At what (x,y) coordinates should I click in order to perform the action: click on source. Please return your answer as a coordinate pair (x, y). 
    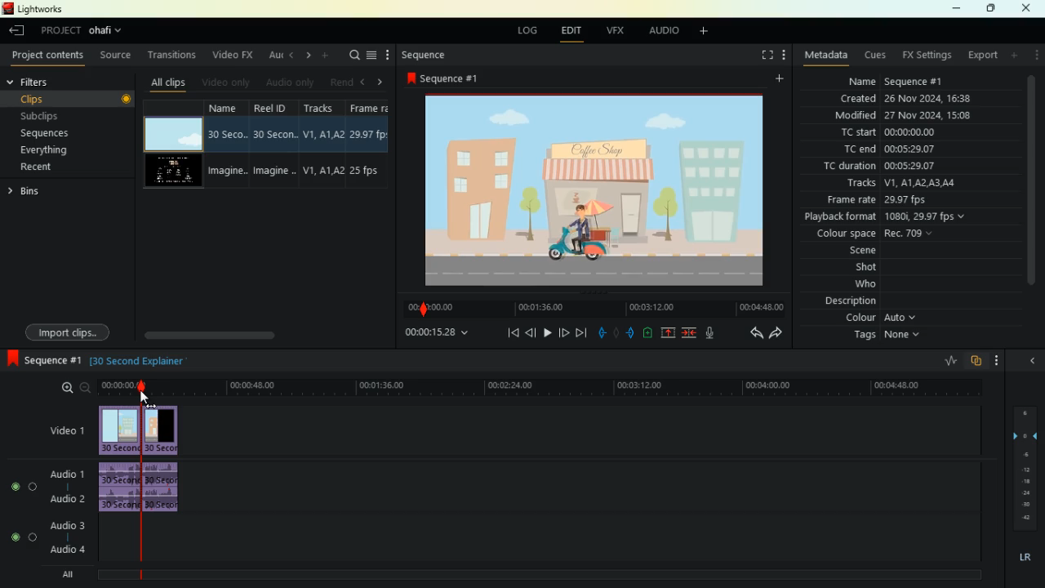
    Looking at the image, I should click on (118, 55).